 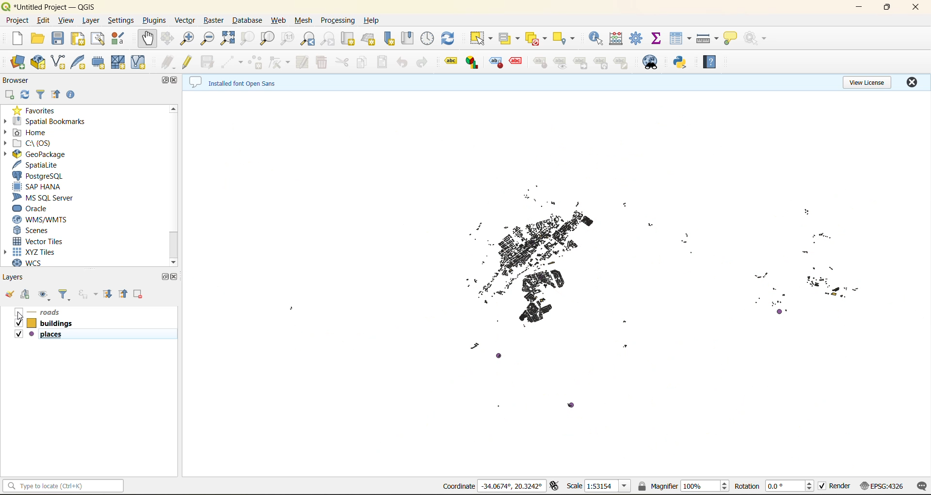 I want to click on select value, so click(x=510, y=38).